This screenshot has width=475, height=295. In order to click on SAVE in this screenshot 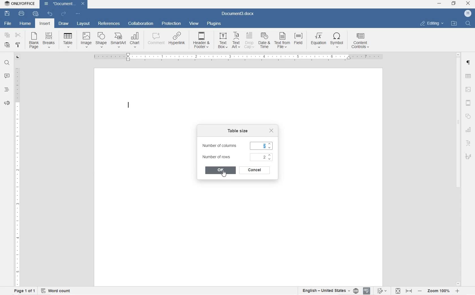, I will do `click(8, 13)`.